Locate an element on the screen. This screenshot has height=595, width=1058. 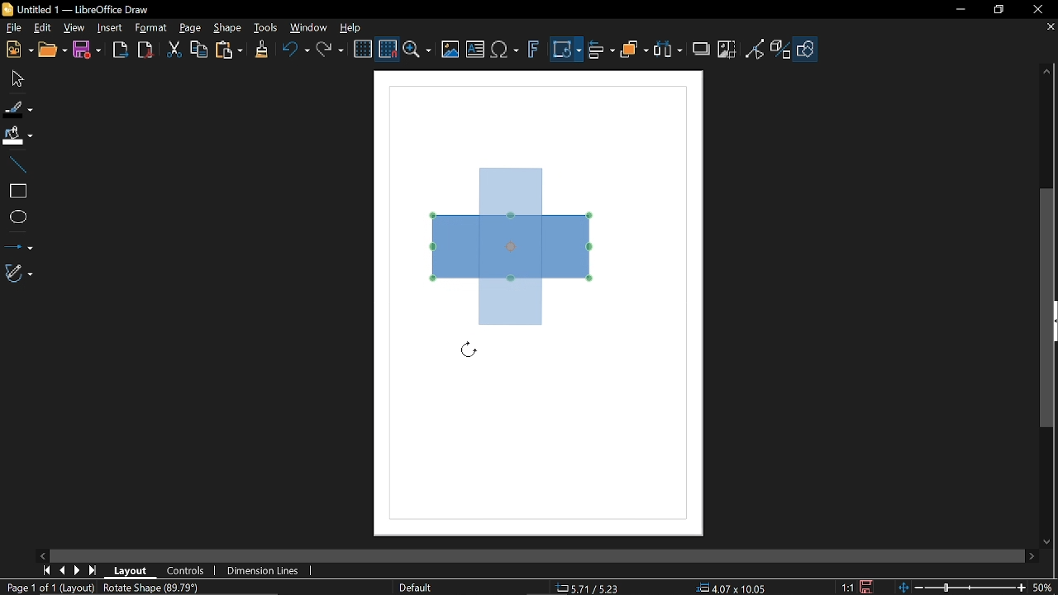
Selelct t least three objects to distribute is located at coordinates (668, 50).